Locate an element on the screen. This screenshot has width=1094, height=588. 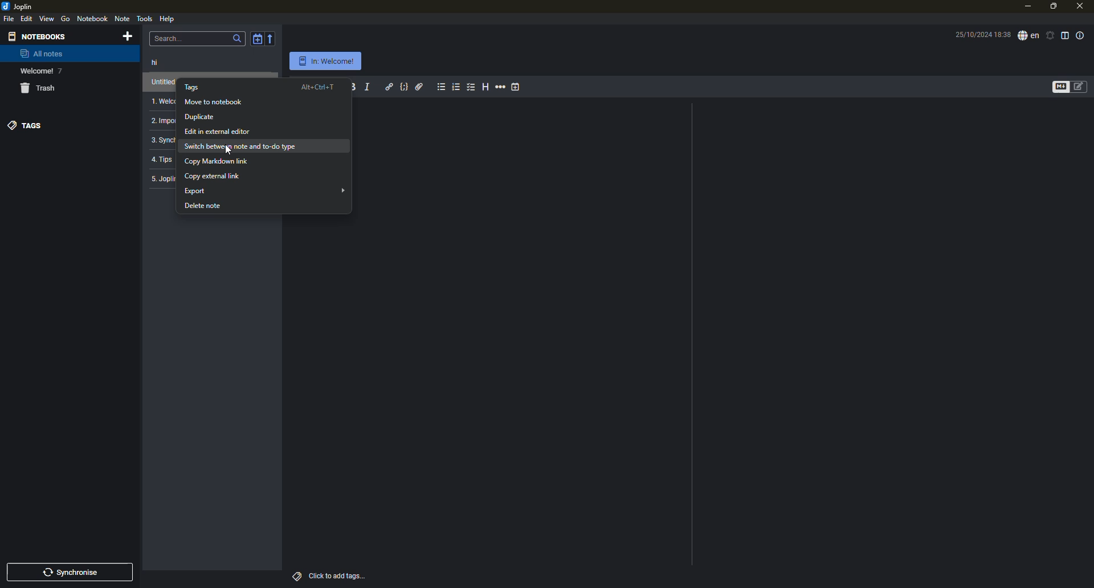
code is located at coordinates (405, 86).